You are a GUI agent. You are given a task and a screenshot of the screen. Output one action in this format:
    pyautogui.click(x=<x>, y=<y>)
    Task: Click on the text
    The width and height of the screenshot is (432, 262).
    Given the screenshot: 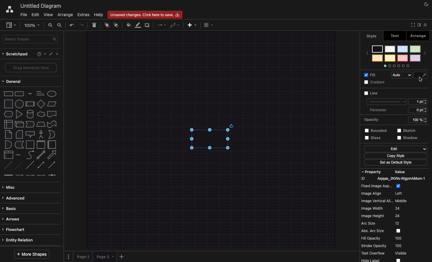 What is the action you would take?
    pyautogui.click(x=30, y=93)
    